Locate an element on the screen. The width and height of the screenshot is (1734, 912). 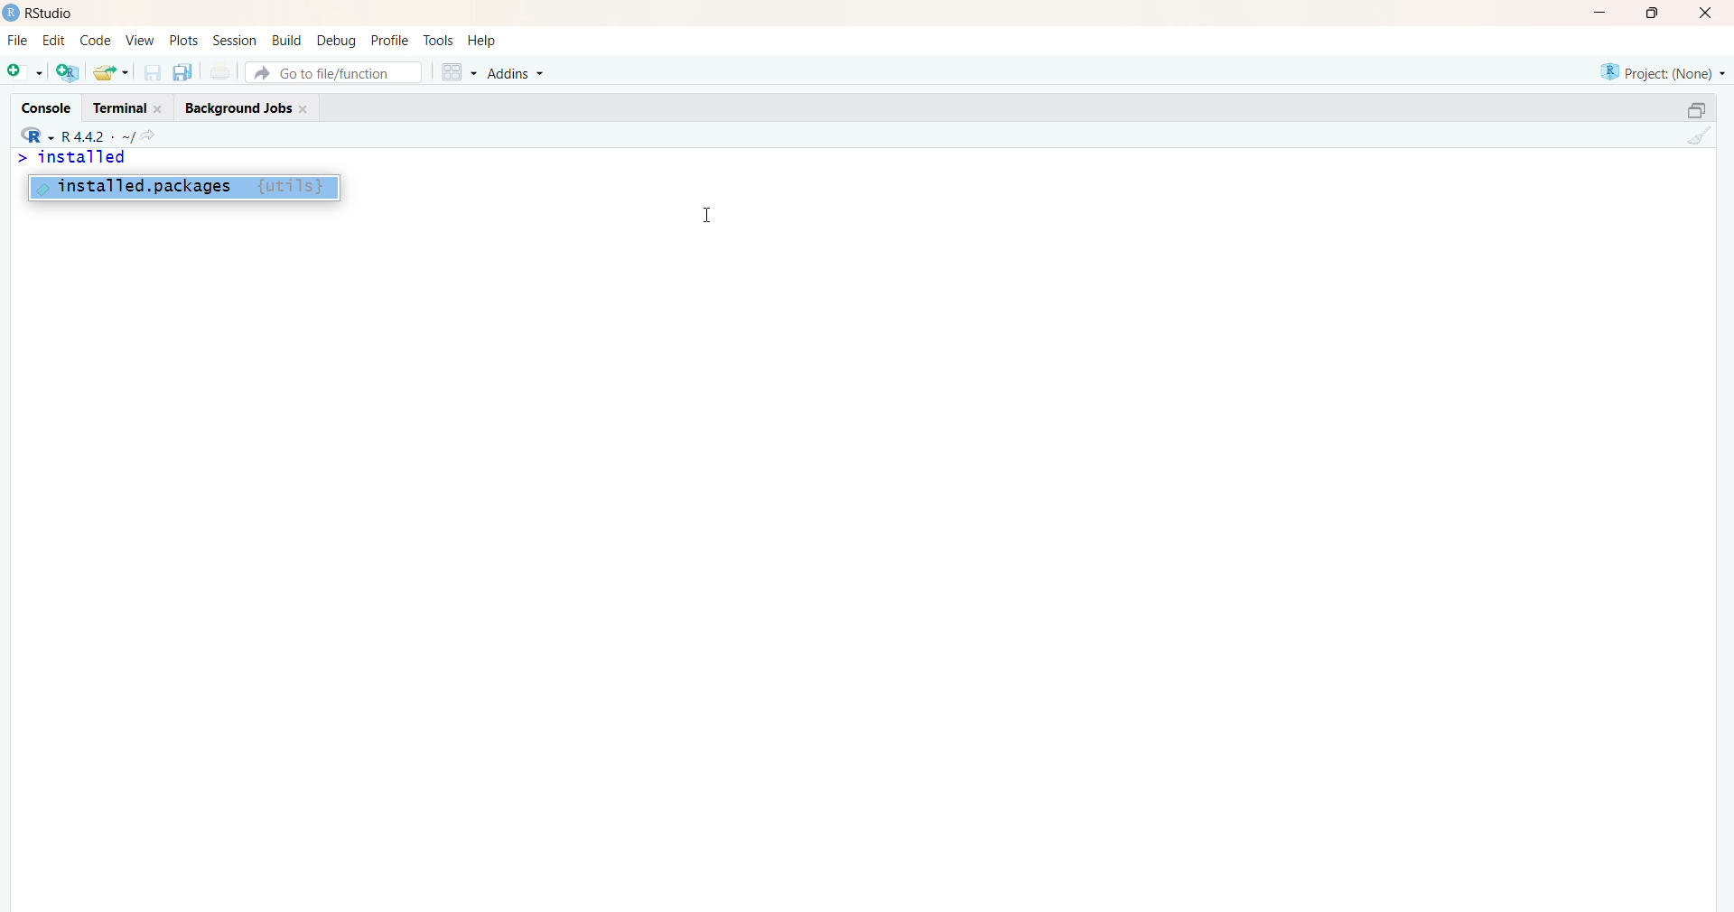
new file is located at coordinates (24, 74).